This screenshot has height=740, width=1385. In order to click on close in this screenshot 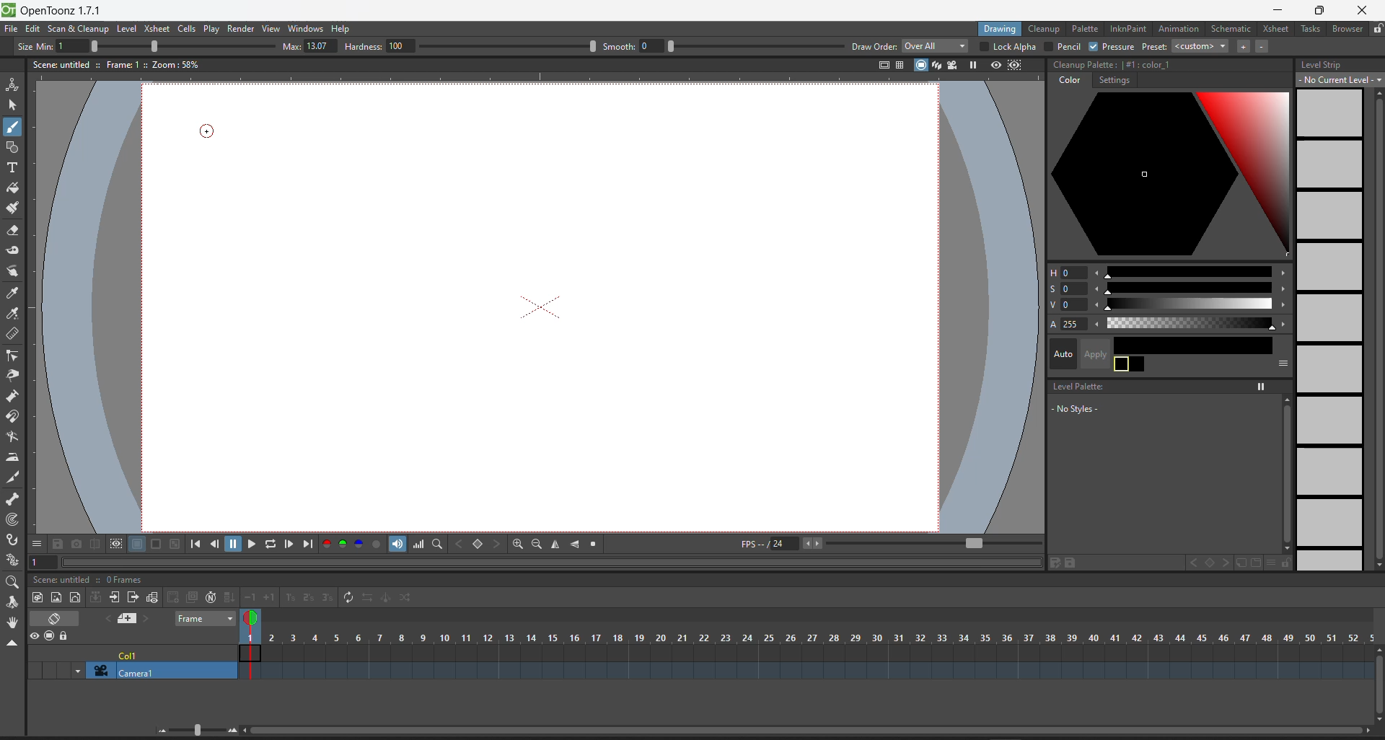, I will do `click(1365, 10)`.